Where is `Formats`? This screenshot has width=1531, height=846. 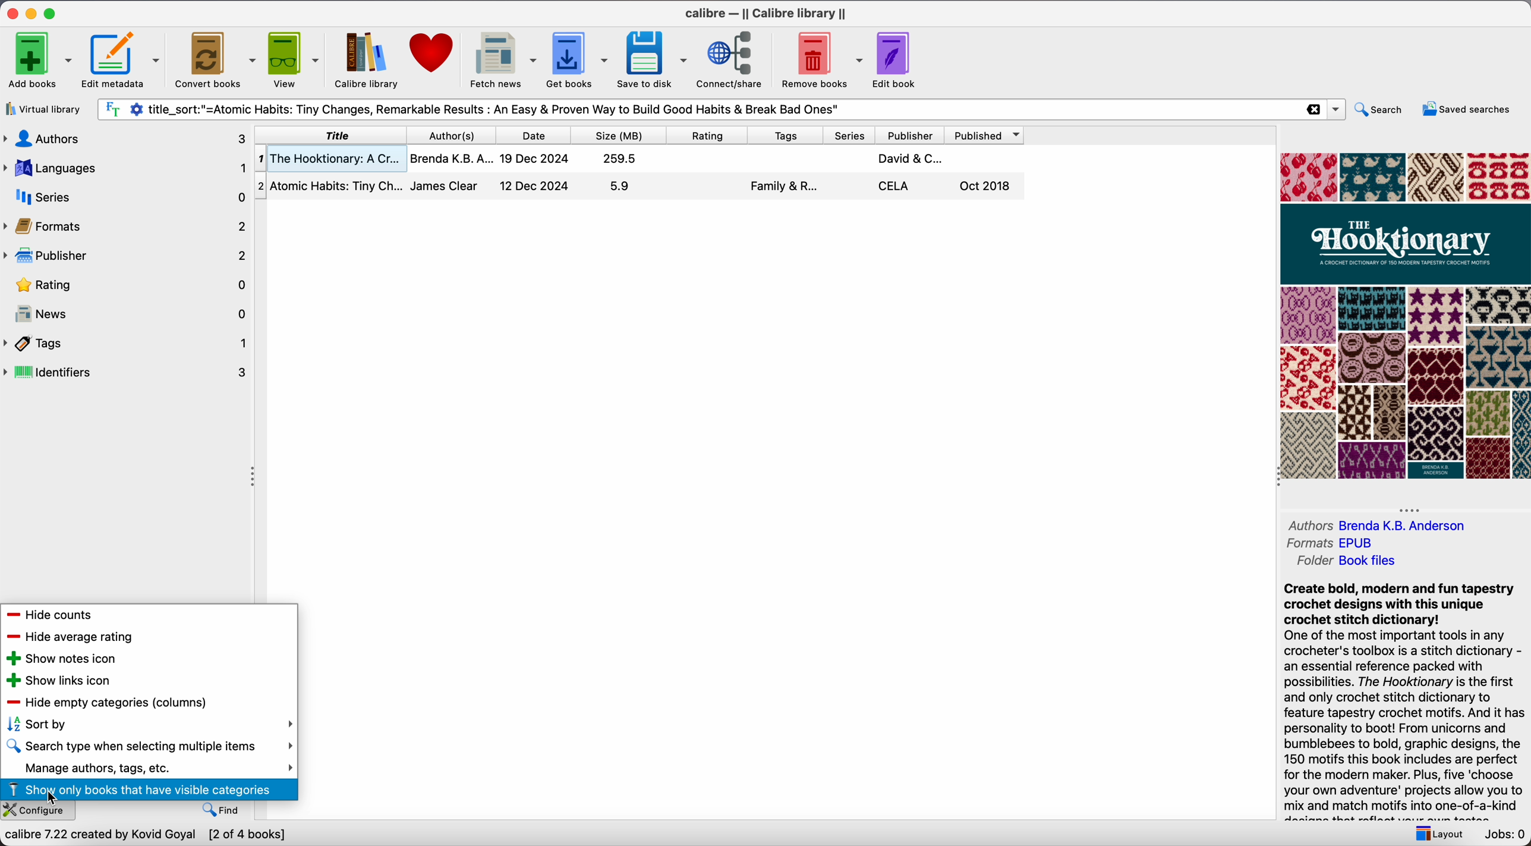 Formats is located at coordinates (1309, 545).